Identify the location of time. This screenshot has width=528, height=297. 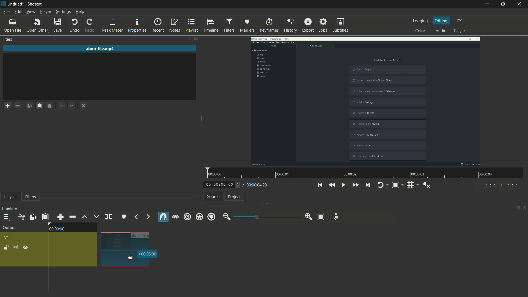
(148, 254).